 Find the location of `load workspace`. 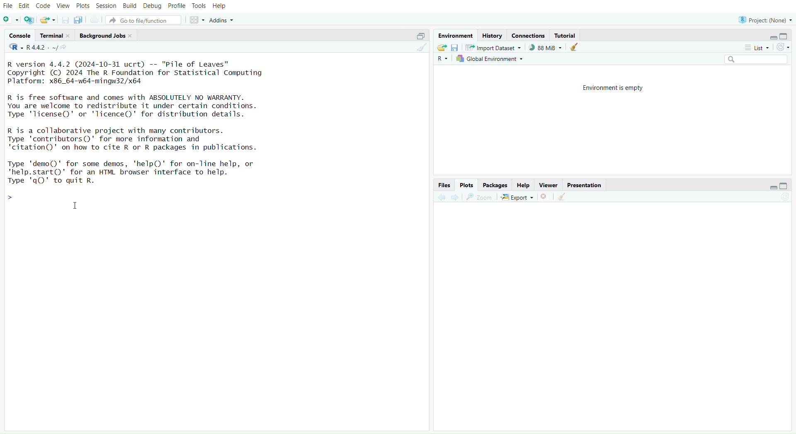

load workspace is located at coordinates (442, 48).